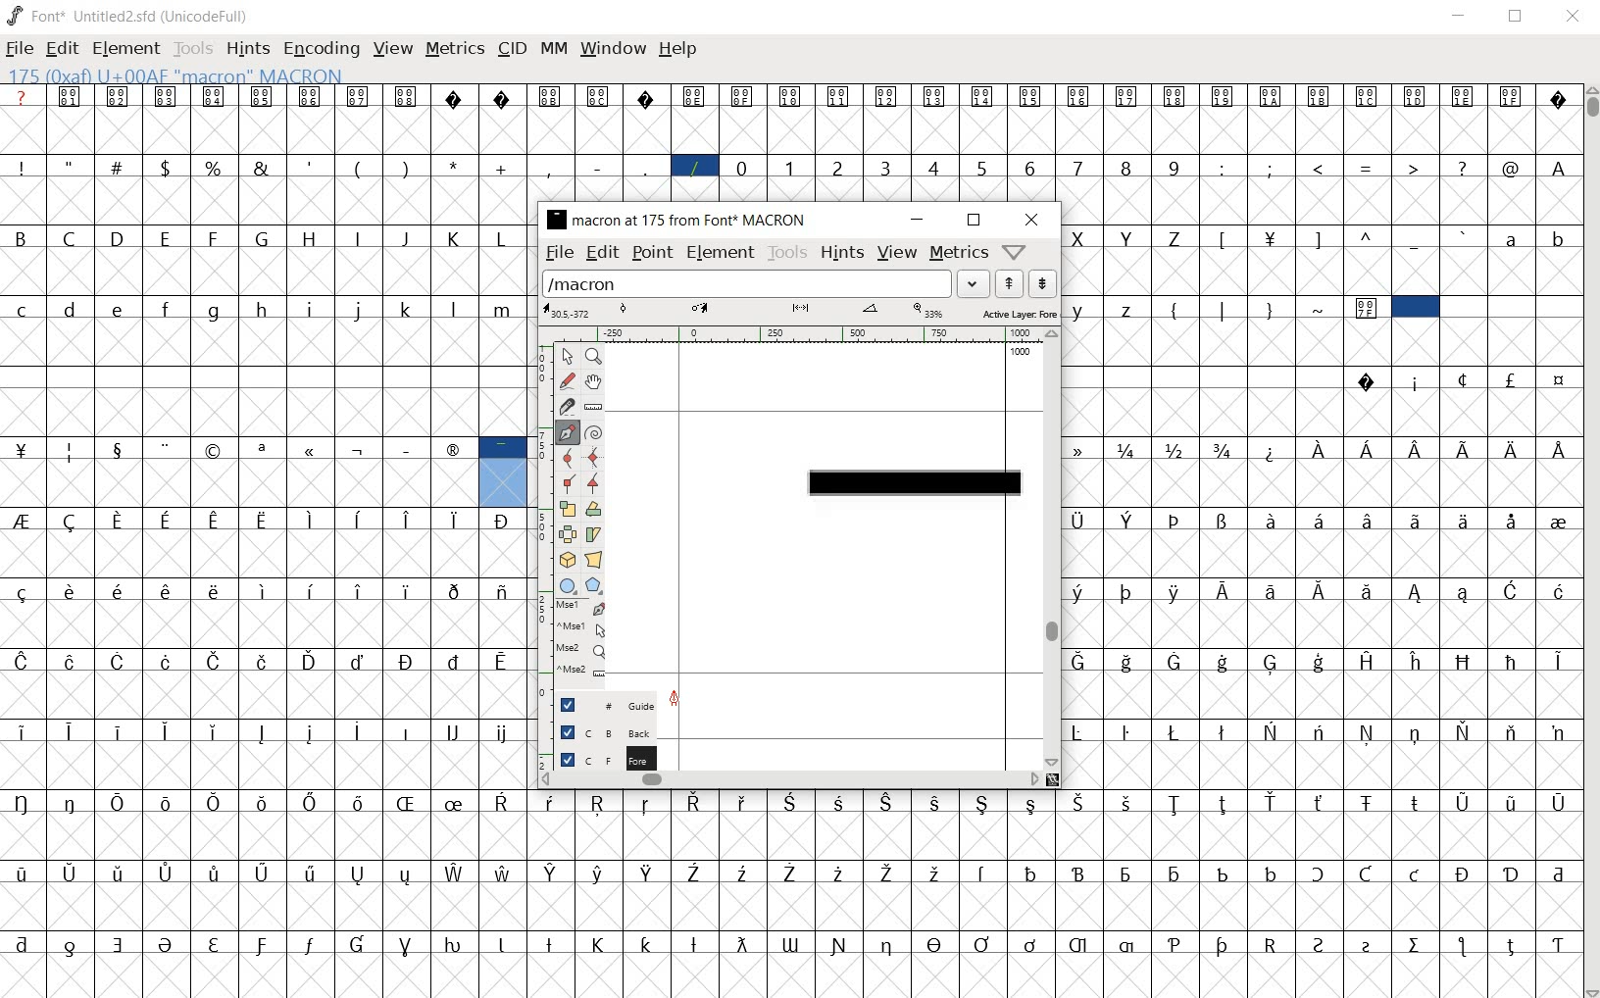 This screenshot has height=998, width=1600. I want to click on Symbol, so click(24, 731).